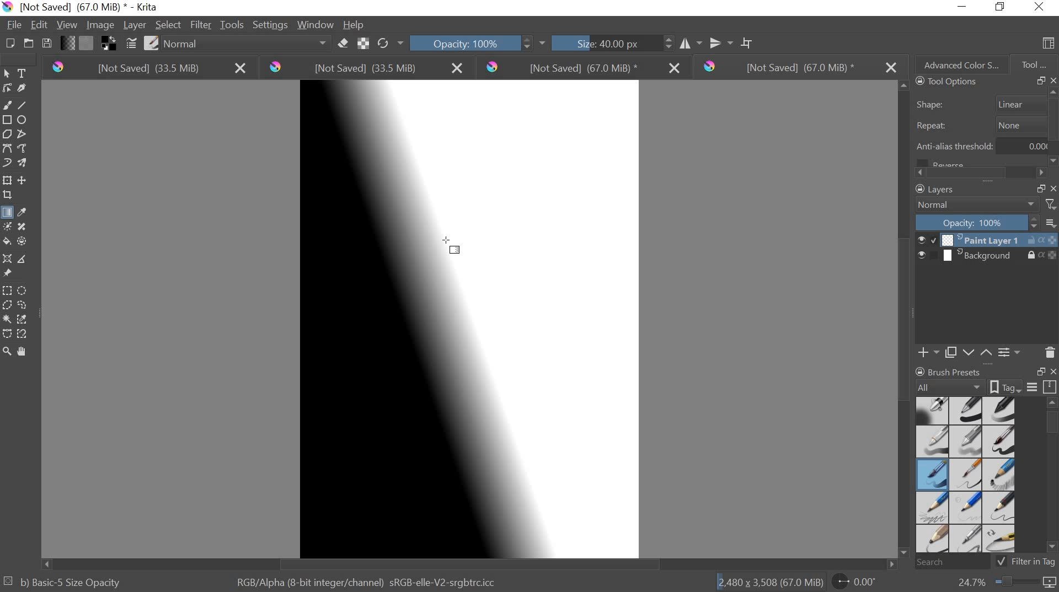 Image resolution: width=1059 pixels, height=592 pixels. Describe the element at coordinates (9, 149) in the screenshot. I see `bezier curve` at that location.